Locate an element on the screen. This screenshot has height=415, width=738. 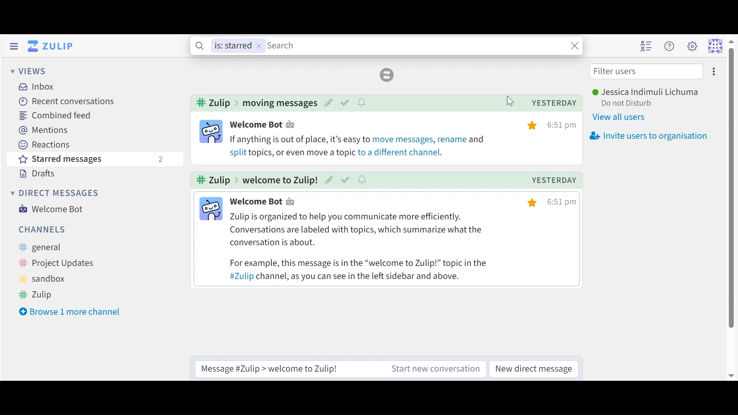
message is located at coordinates (372, 145).